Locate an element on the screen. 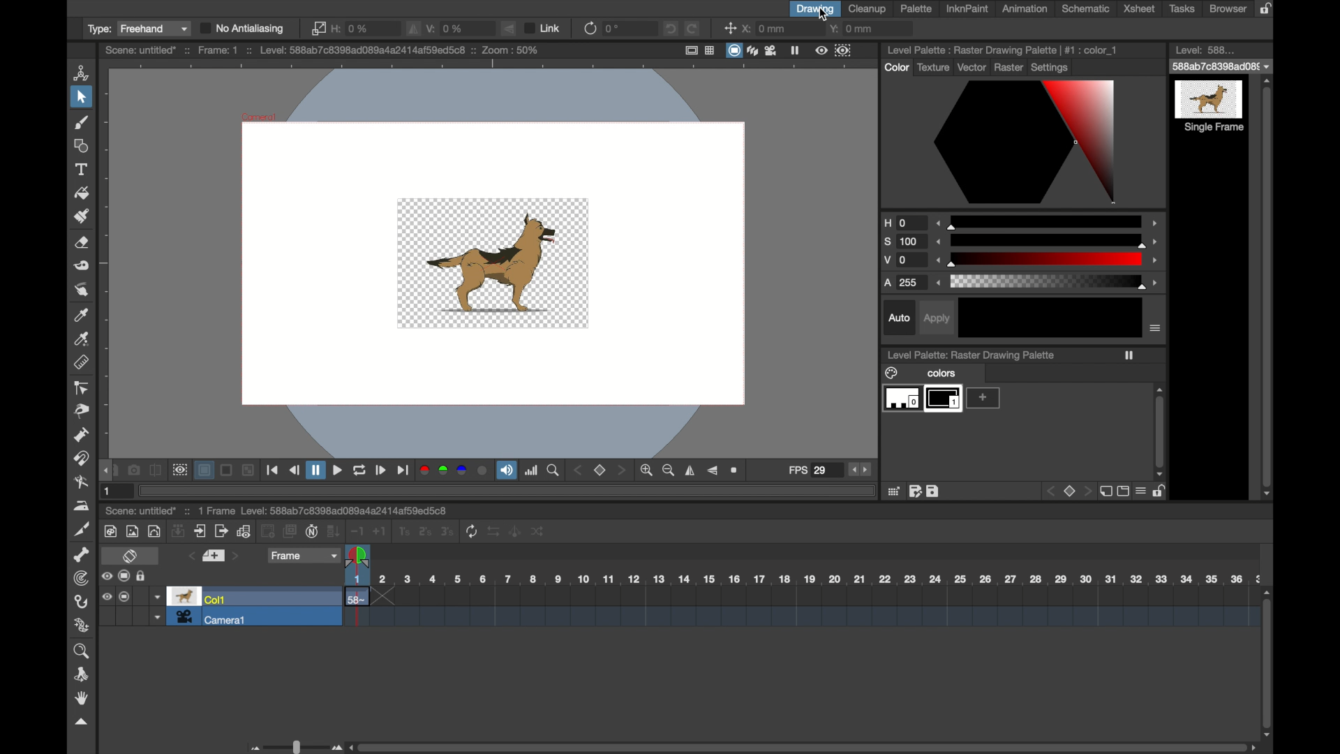 The image size is (1340, 754). set is located at coordinates (214, 556).